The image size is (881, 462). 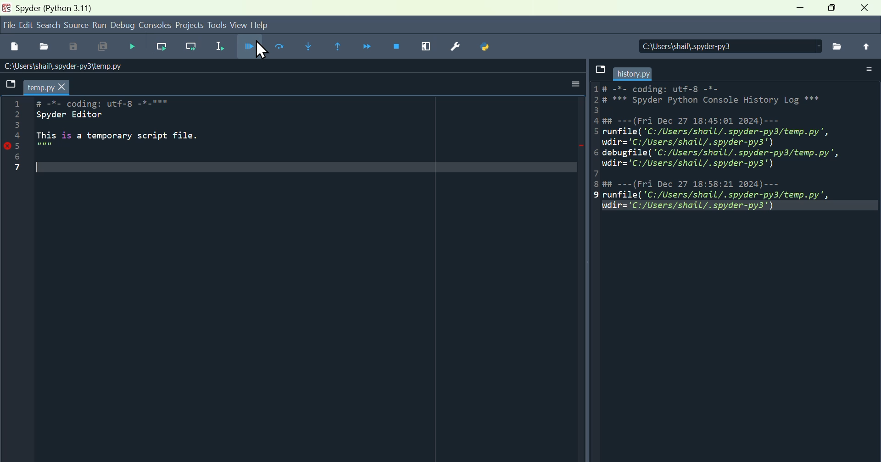 I want to click on Run current line, so click(x=163, y=46).